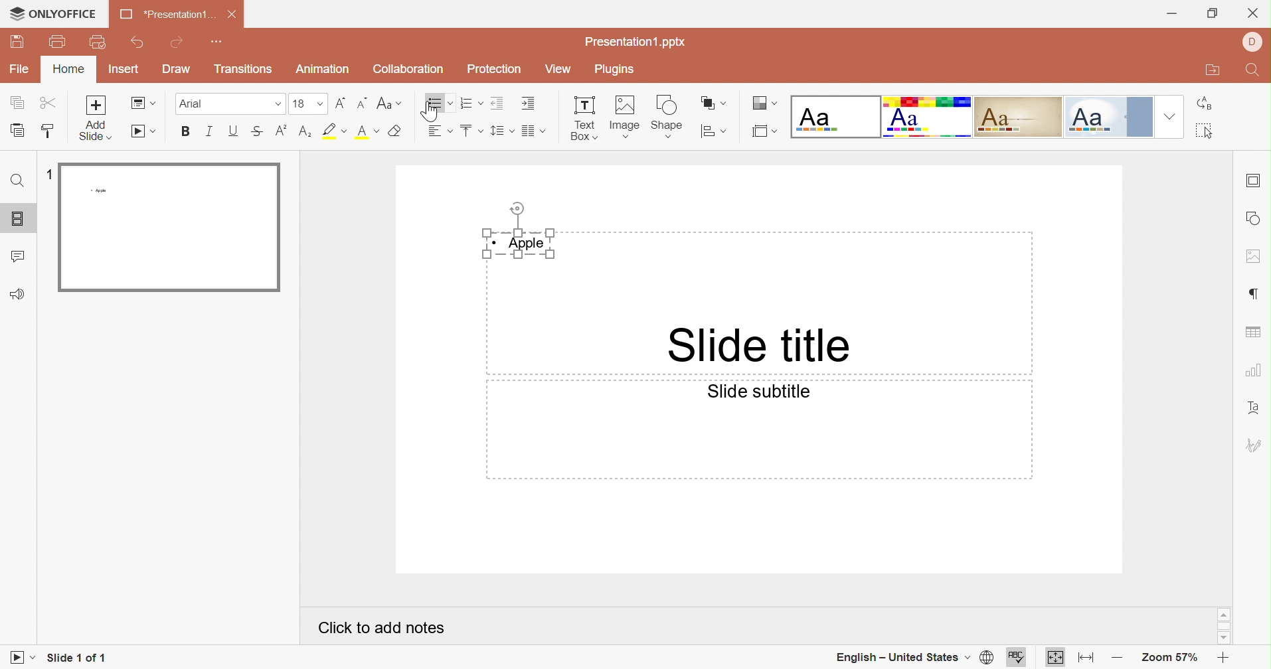  Describe the element at coordinates (143, 104) in the screenshot. I see `Change slide layout` at that location.